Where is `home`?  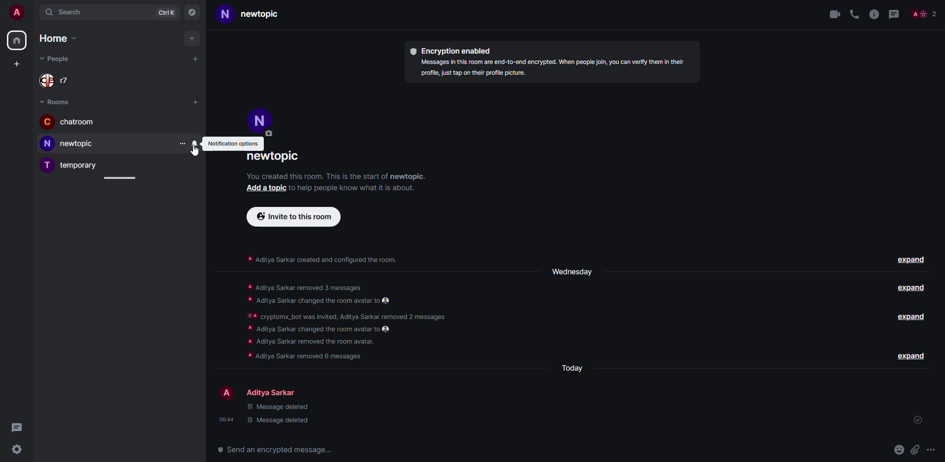 home is located at coordinates (58, 38).